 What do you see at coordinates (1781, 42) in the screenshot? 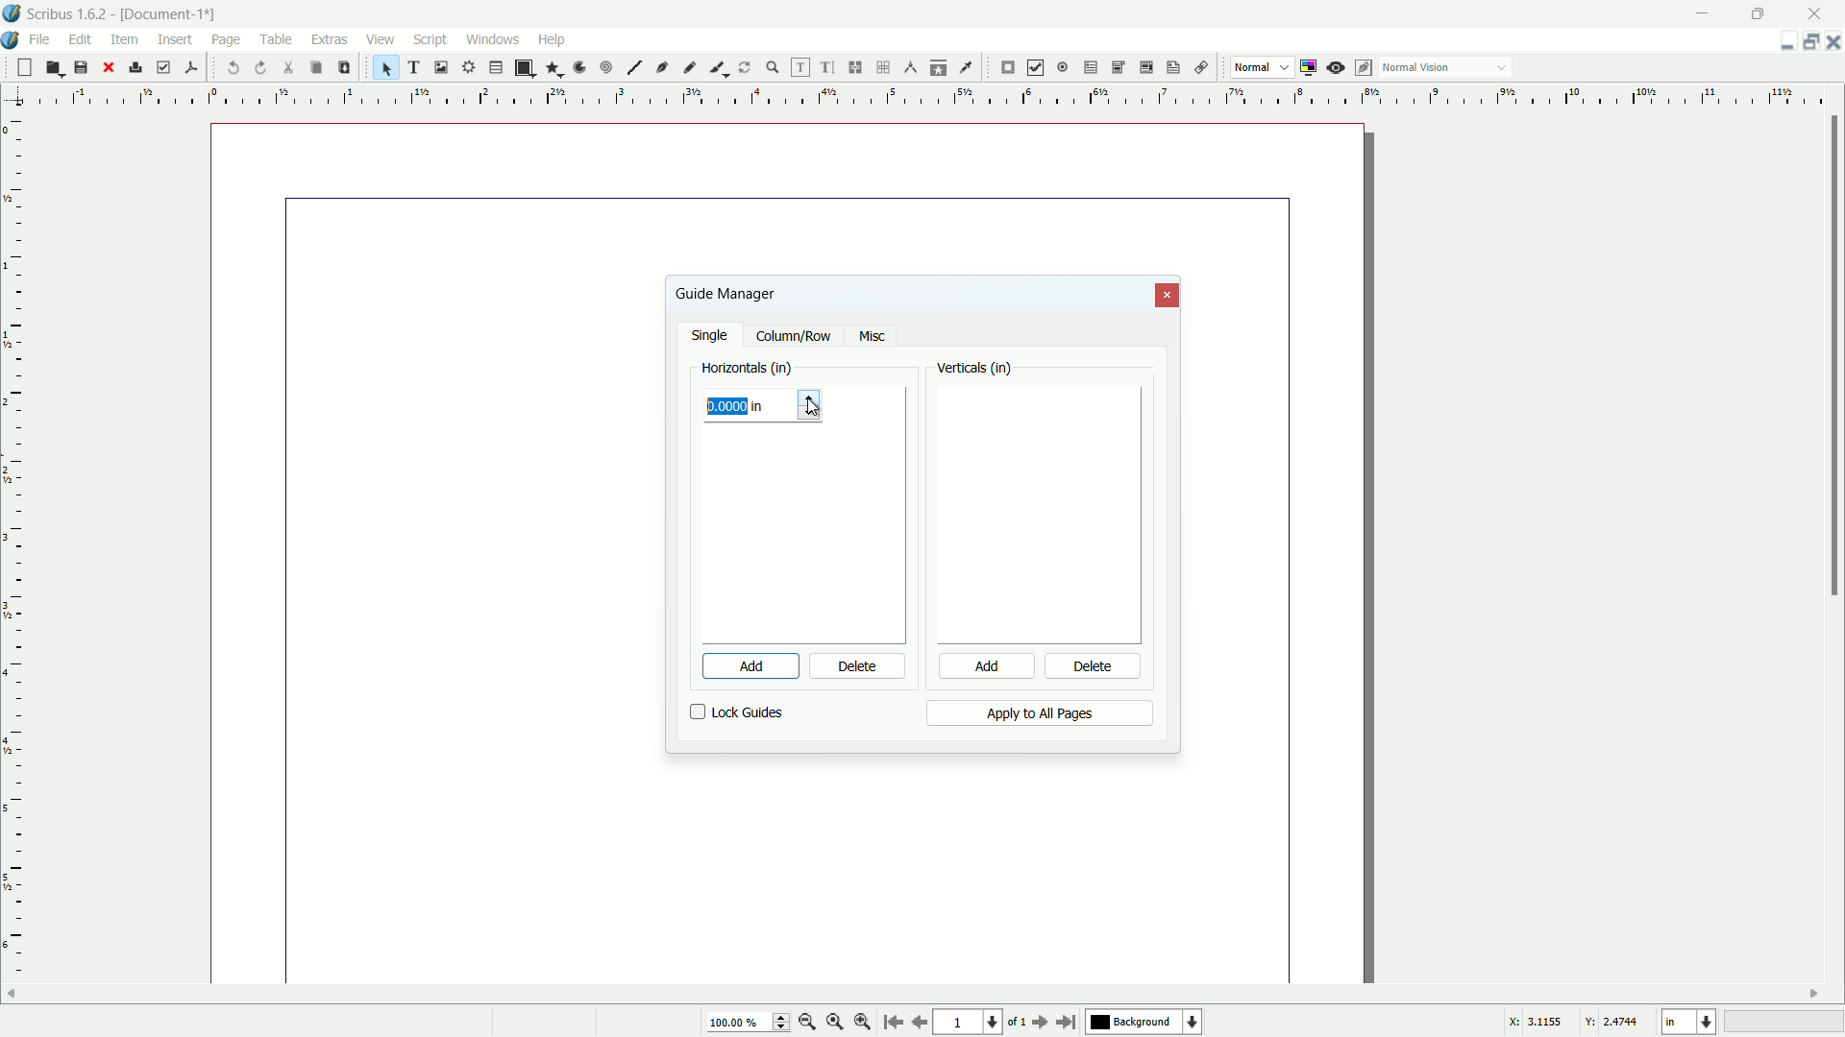
I see `guide manager` at bounding box center [1781, 42].